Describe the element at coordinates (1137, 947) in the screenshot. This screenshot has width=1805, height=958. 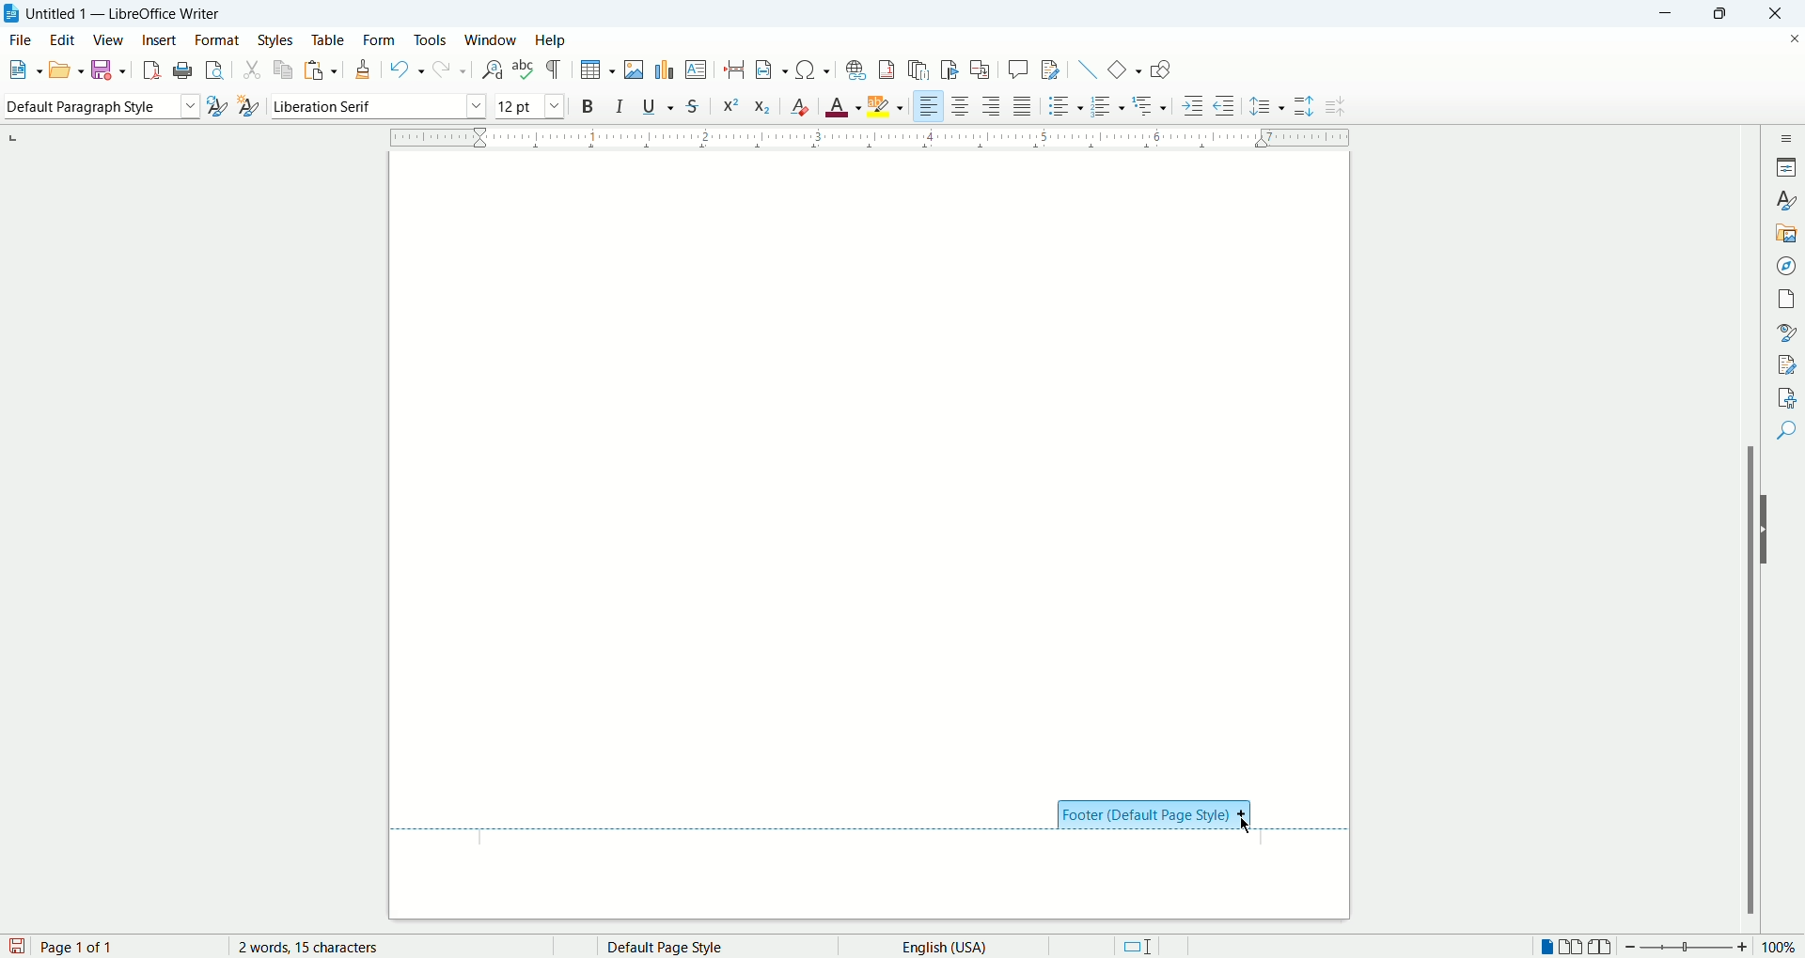
I see `standard selection` at that location.